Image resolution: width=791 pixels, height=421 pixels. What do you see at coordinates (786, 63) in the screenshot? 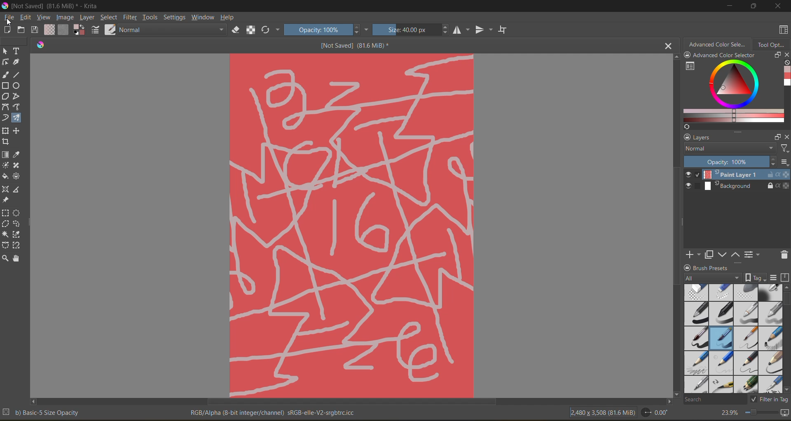
I see `clear all color history` at bounding box center [786, 63].